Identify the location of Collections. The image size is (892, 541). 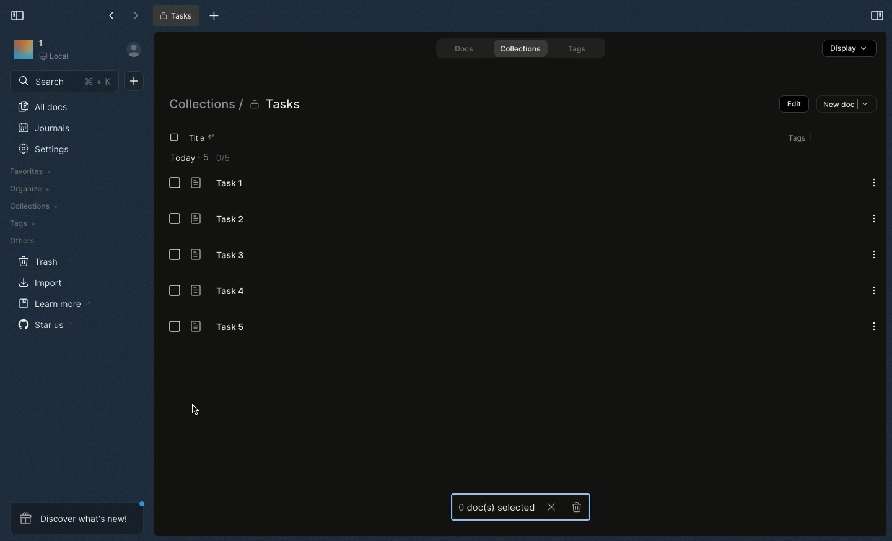
(35, 207).